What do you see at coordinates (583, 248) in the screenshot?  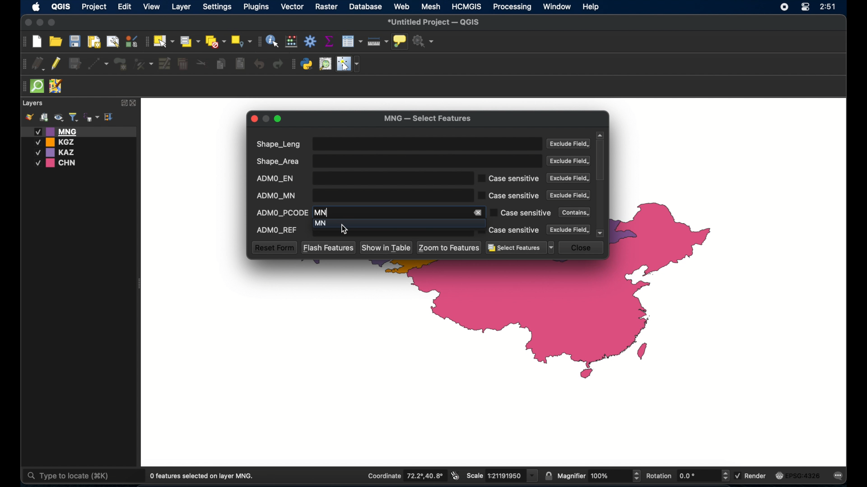 I see `close` at bounding box center [583, 248].